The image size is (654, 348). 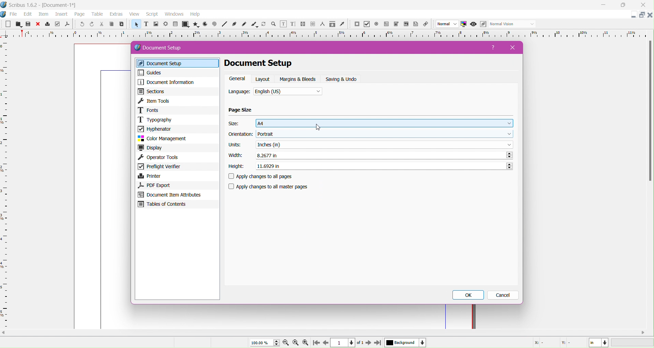 I want to click on Cursor, so click(x=317, y=127).